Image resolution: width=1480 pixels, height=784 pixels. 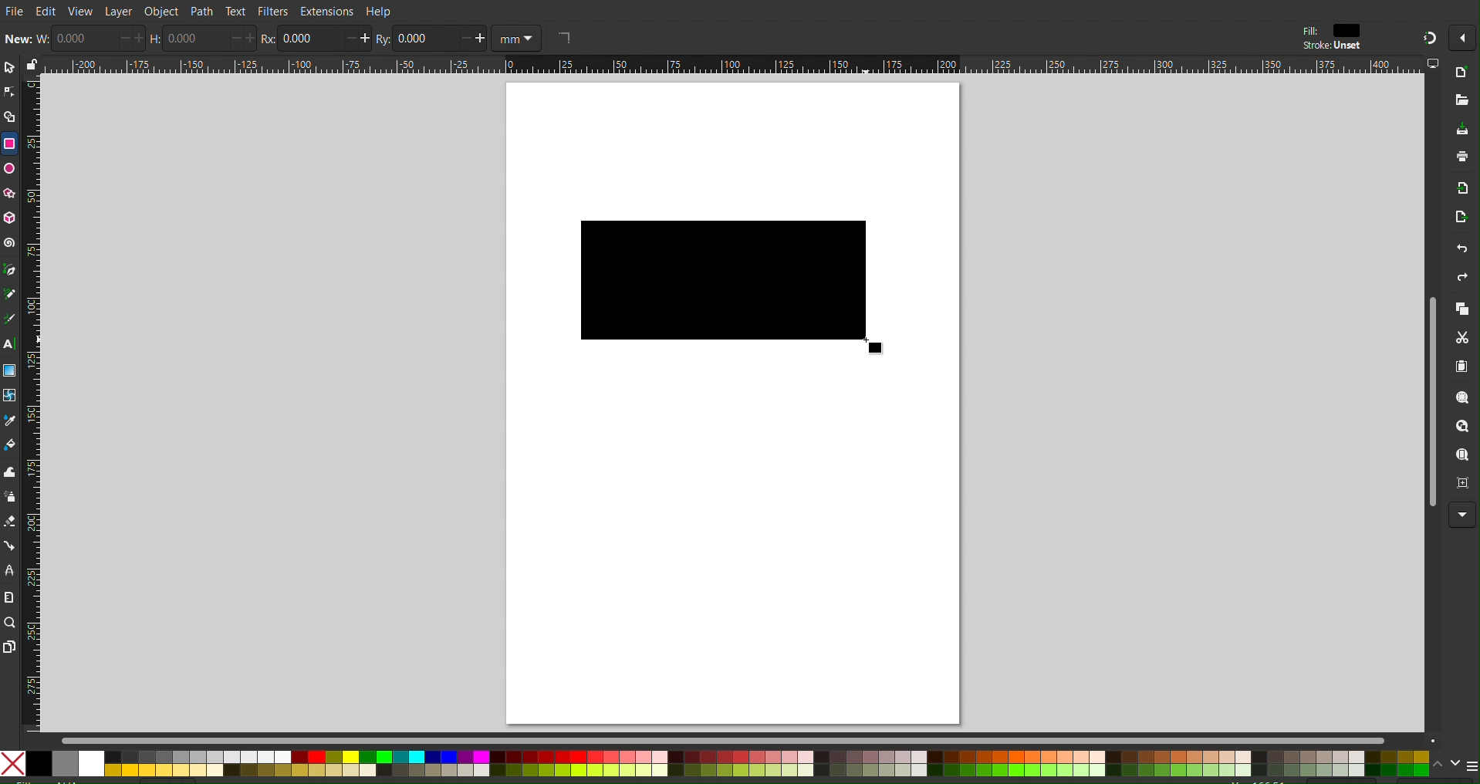 What do you see at coordinates (1463, 368) in the screenshot?
I see `Paste` at bounding box center [1463, 368].